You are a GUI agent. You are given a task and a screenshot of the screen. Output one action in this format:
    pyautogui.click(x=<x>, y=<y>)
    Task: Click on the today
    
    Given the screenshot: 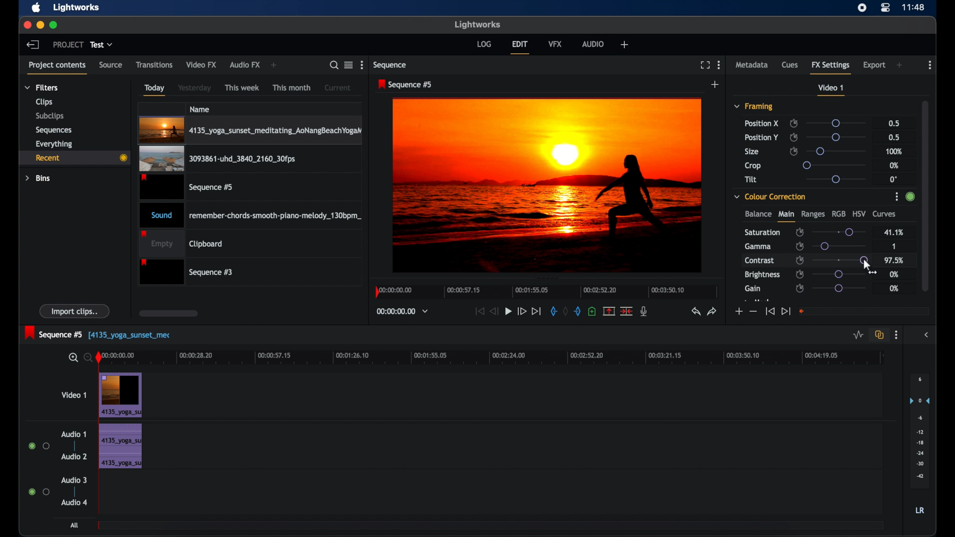 What is the action you would take?
    pyautogui.click(x=154, y=89)
    